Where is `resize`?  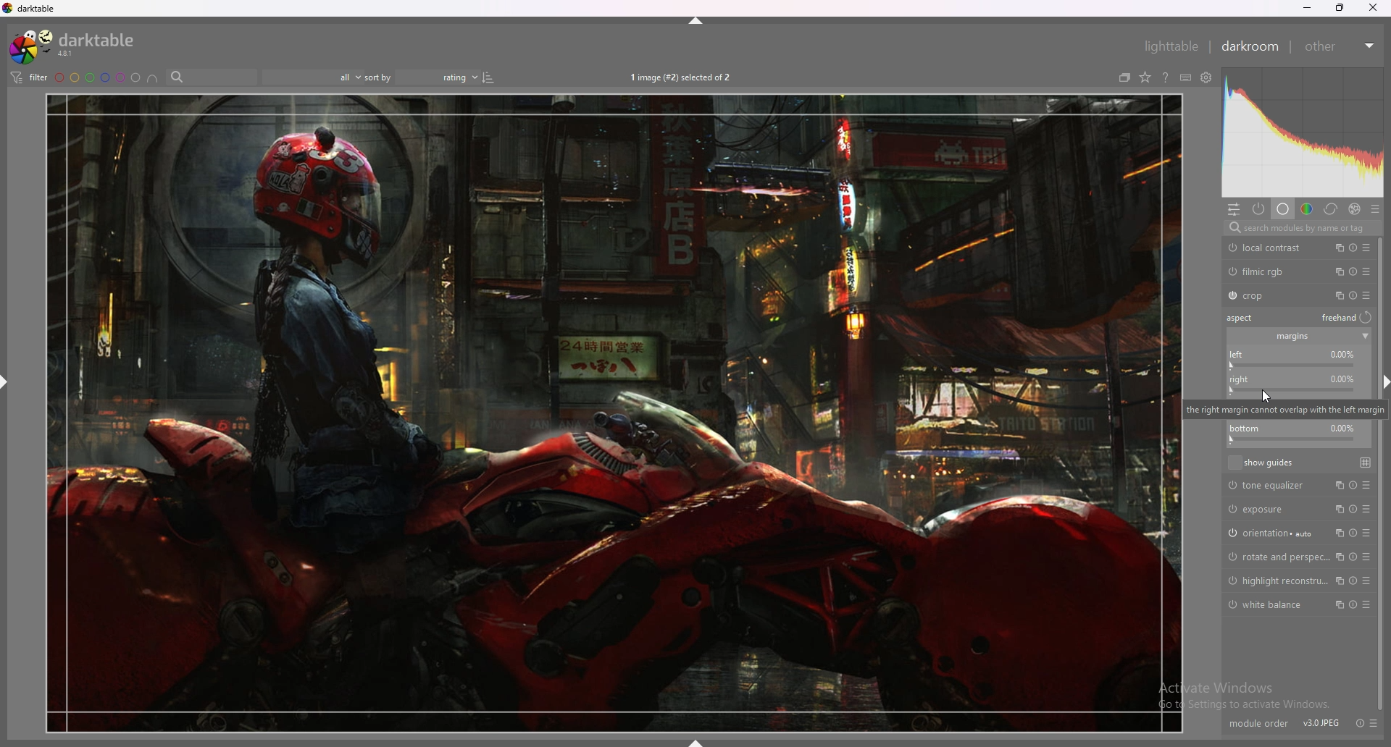
resize is located at coordinates (1340, 7).